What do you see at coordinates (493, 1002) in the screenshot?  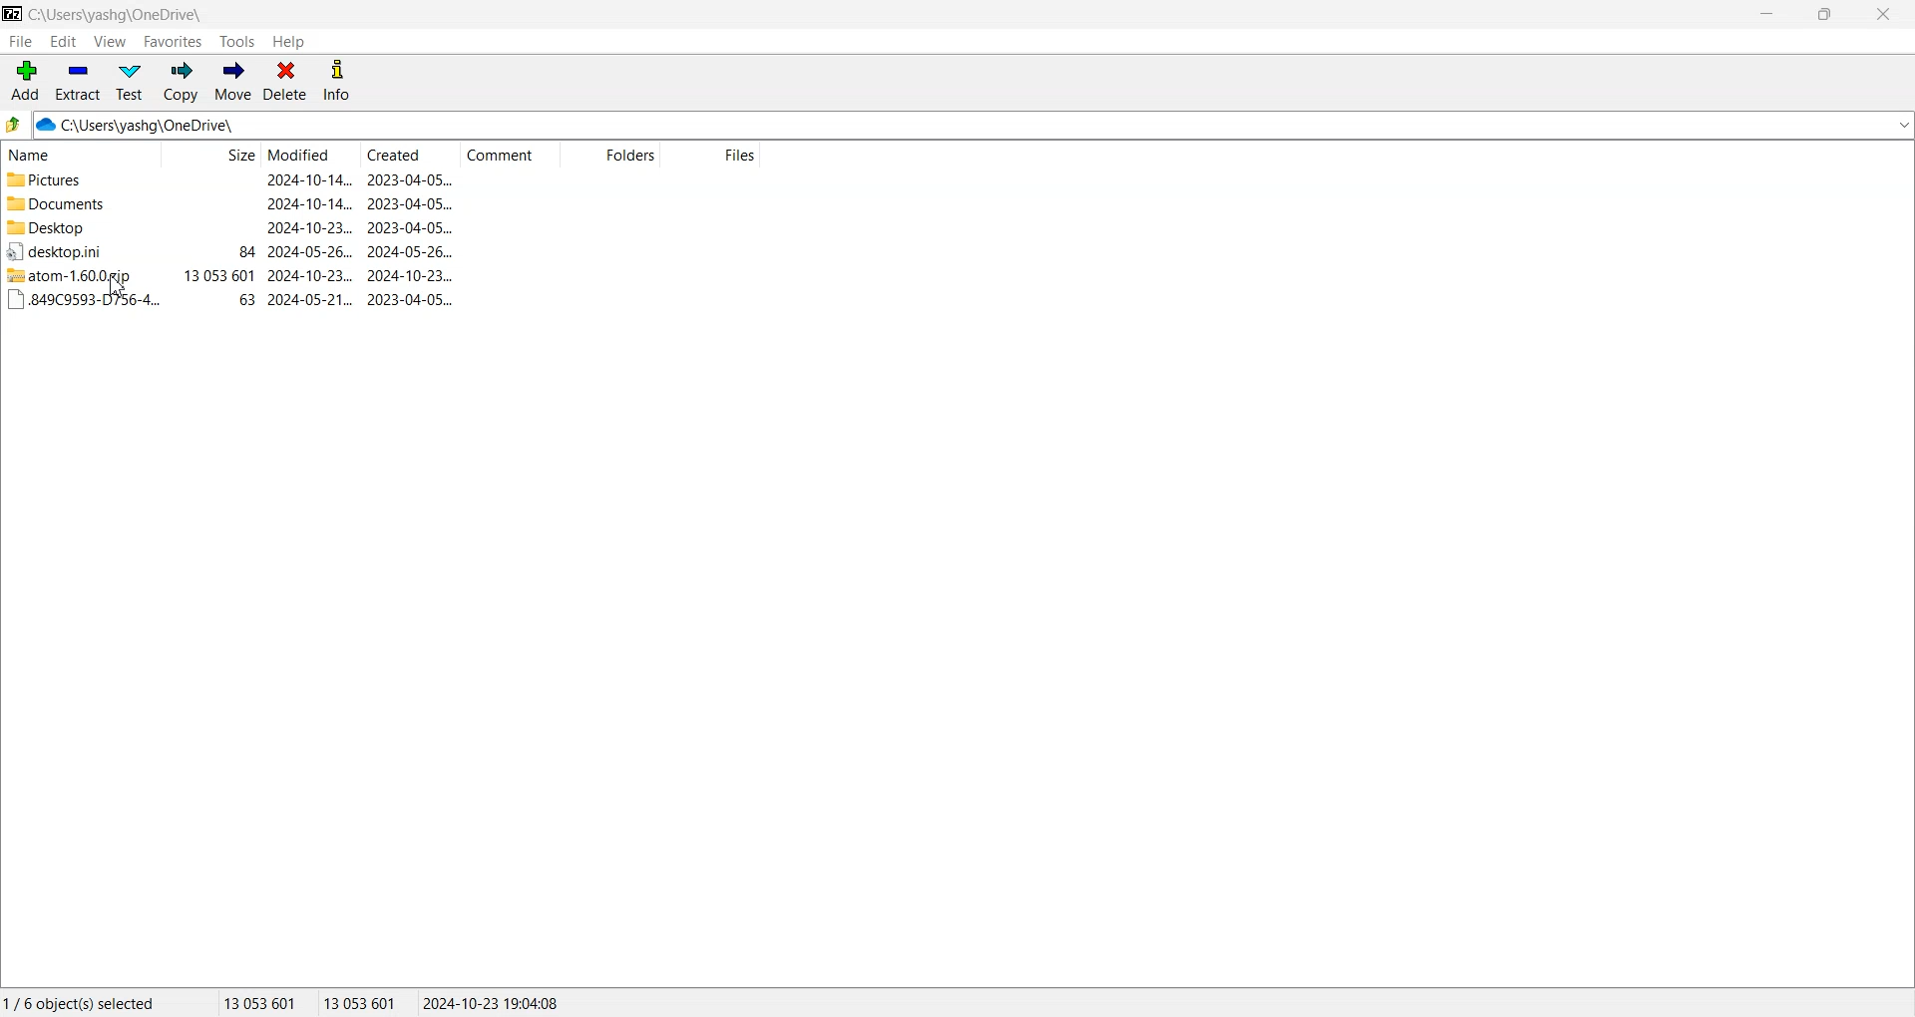 I see `2024-10-23 19:04:08` at bounding box center [493, 1002].